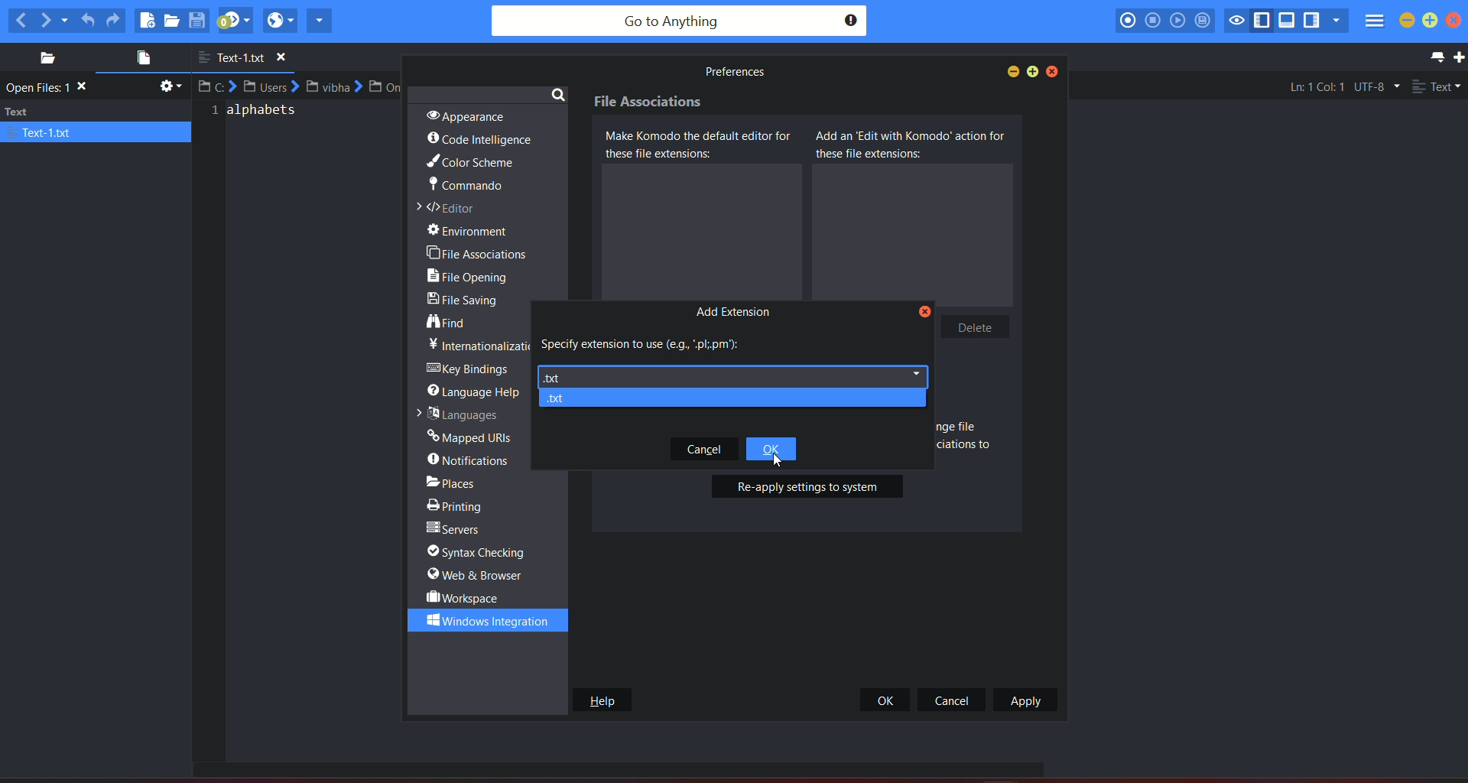 This screenshot has width=1468, height=783. Describe the element at coordinates (320, 20) in the screenshot. I see `share current file` at that location.